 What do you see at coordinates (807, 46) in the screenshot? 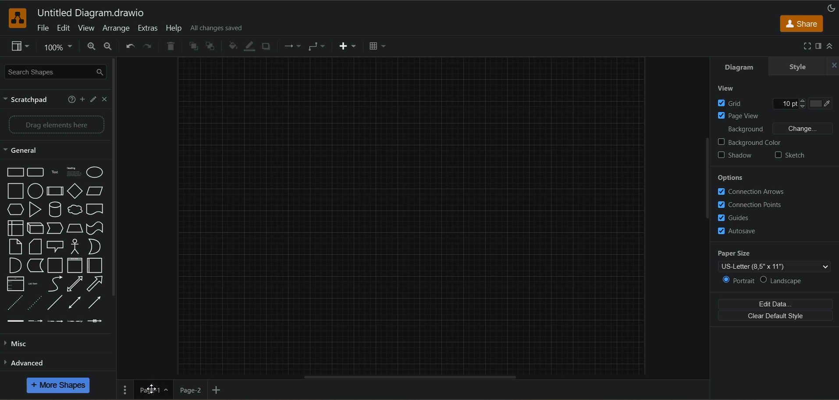
I see `fullscreen` at bounding box center [807, 46].